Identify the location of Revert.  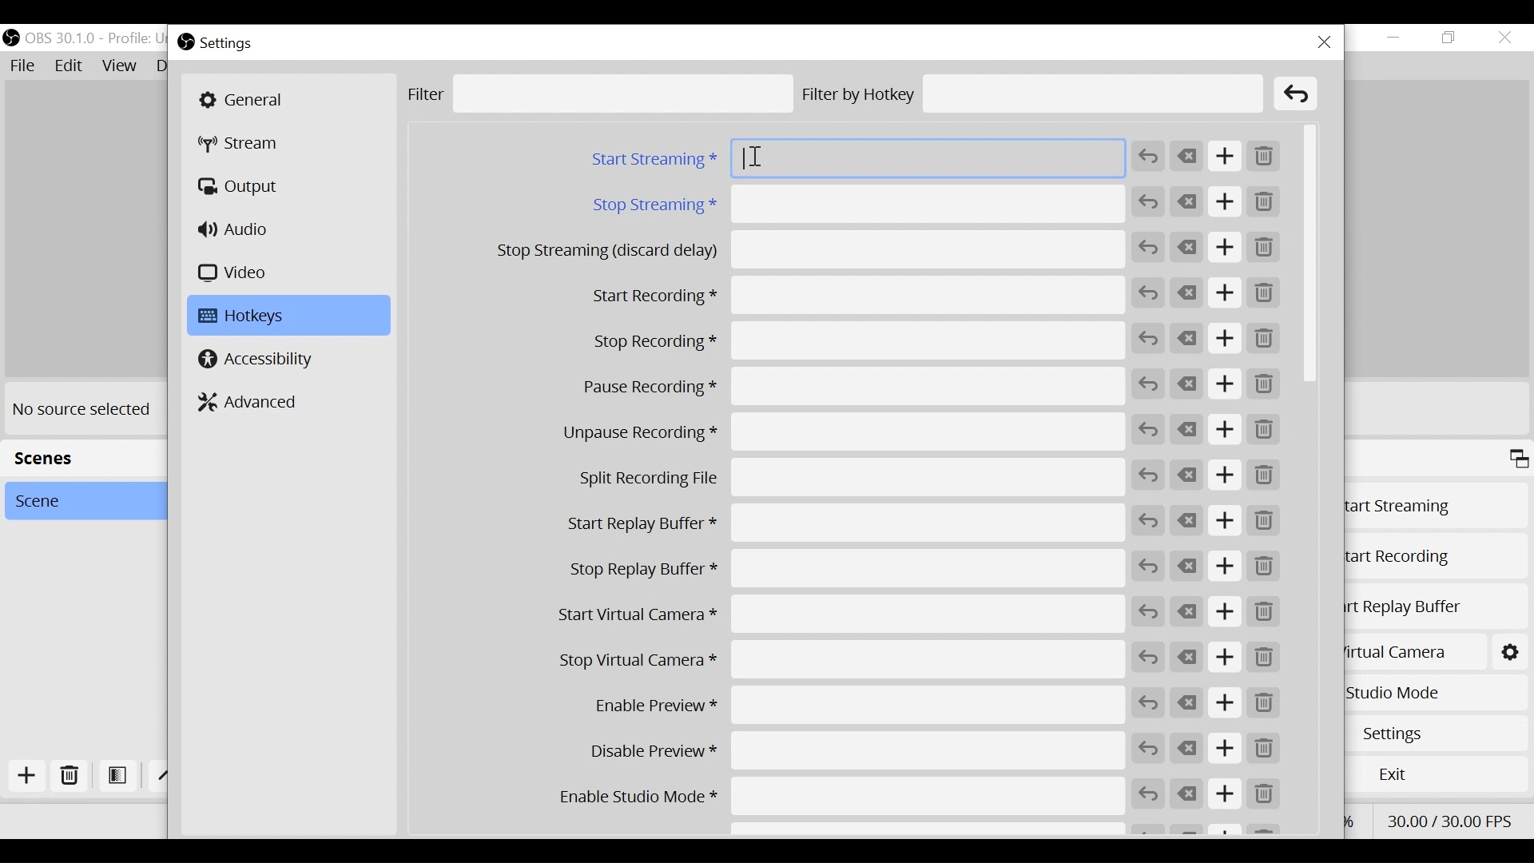
(1149, 428).